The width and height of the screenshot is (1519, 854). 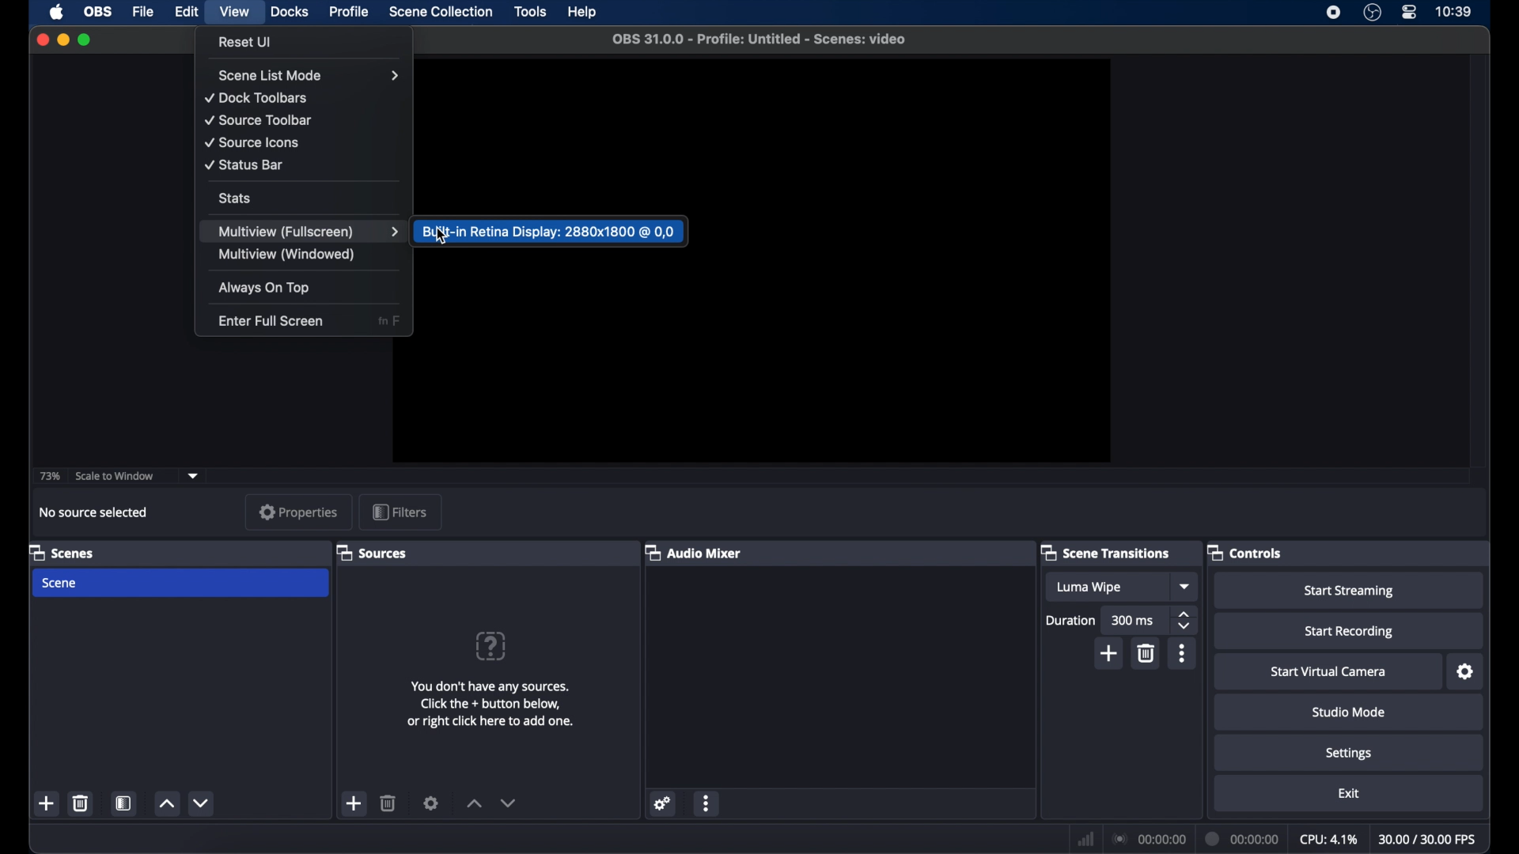 What do you see at coordinates (1186, 621) in the screenshot?
I see `stepper buttons` at bounding box center [1186, 621].